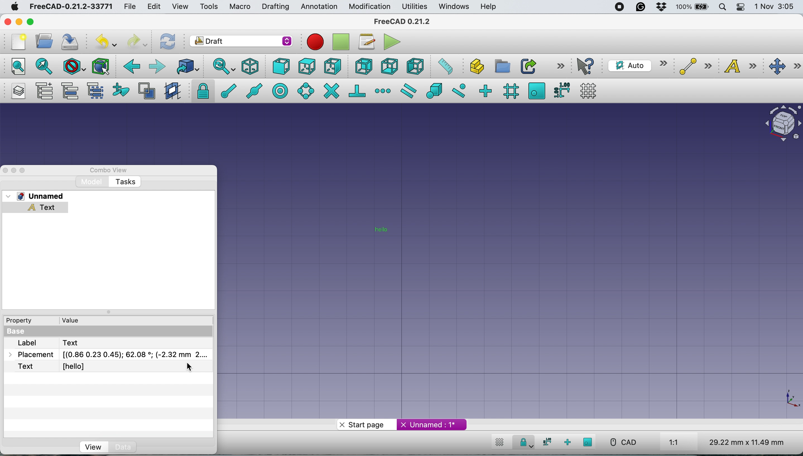 This screenshot has width=803, height=456. I want to click on spotlight search, so click(722, 7).